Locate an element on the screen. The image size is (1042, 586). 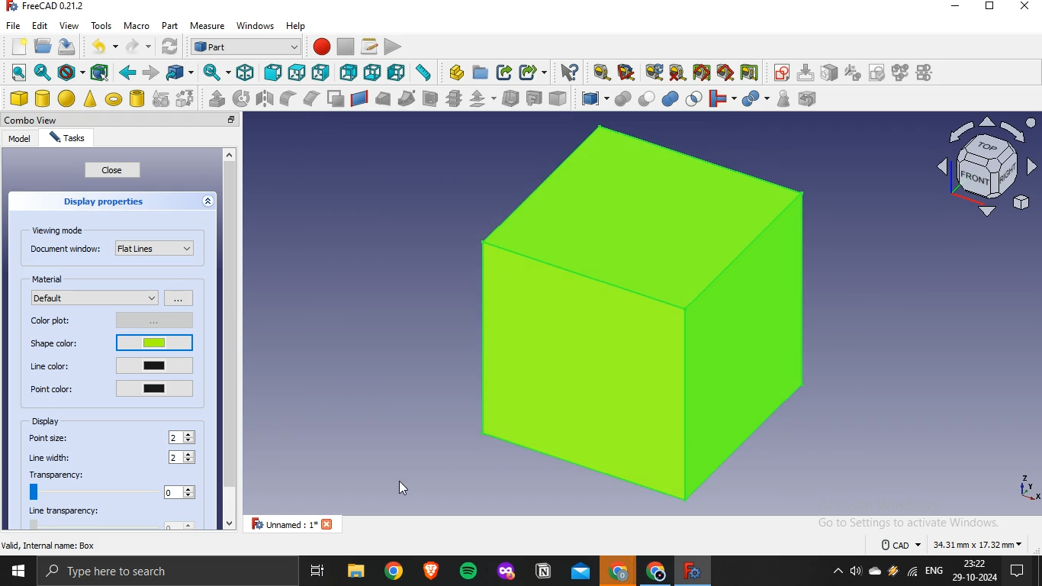
bounding box is located at coordinates (100, 72).